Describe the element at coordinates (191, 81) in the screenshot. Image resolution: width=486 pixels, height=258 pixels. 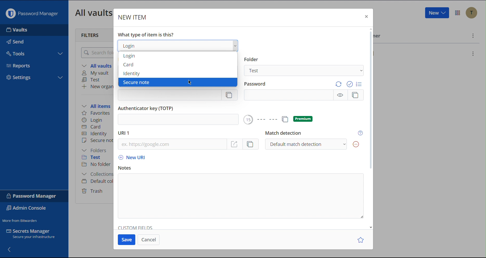
I see `Cursor` at that location.